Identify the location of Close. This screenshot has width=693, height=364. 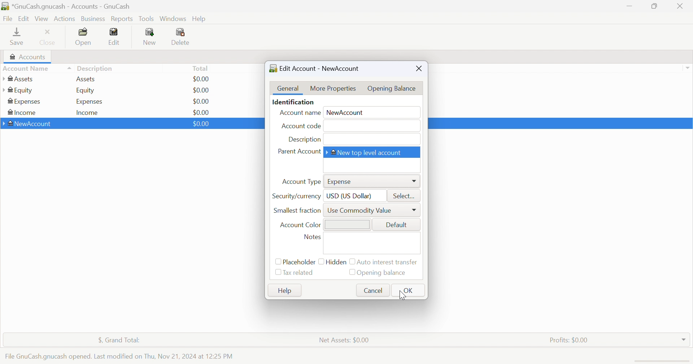
(48, 36).